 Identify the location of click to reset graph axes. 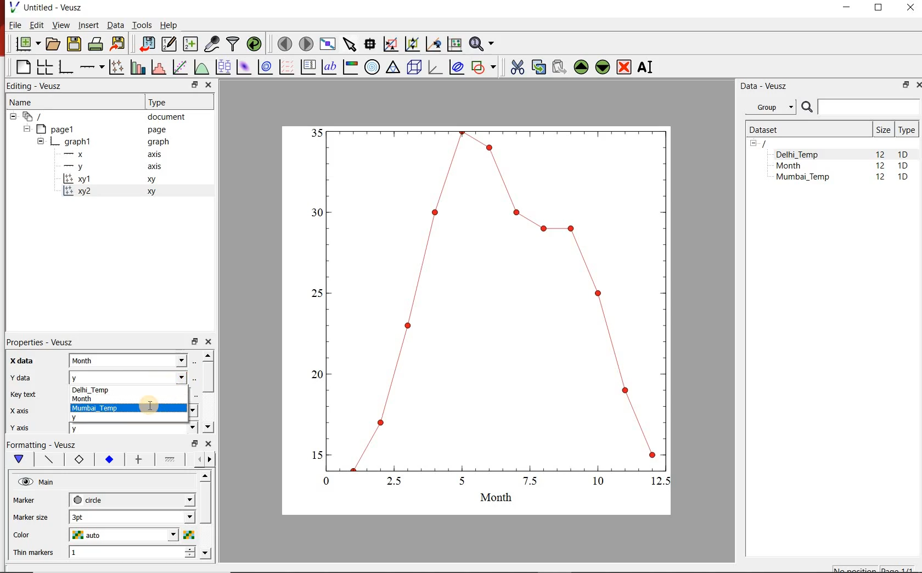
(454, 44).